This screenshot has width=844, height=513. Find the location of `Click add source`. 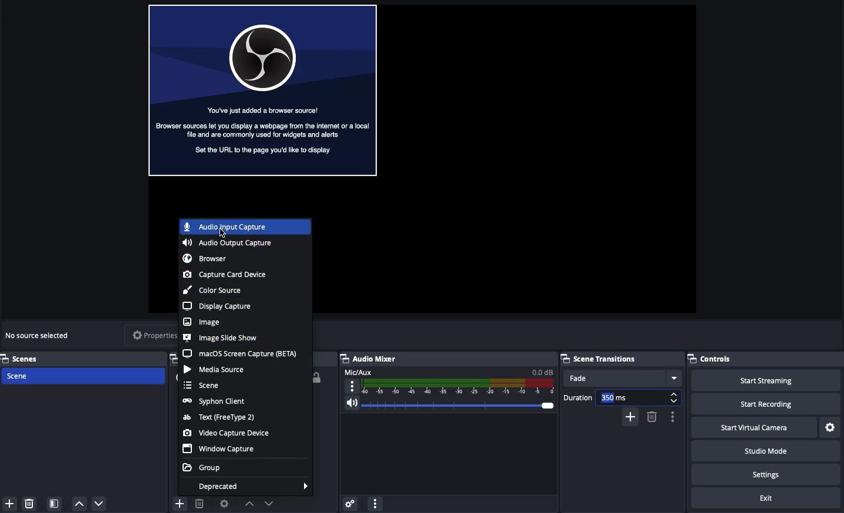

Click add source is located at coordinates (181, 503).